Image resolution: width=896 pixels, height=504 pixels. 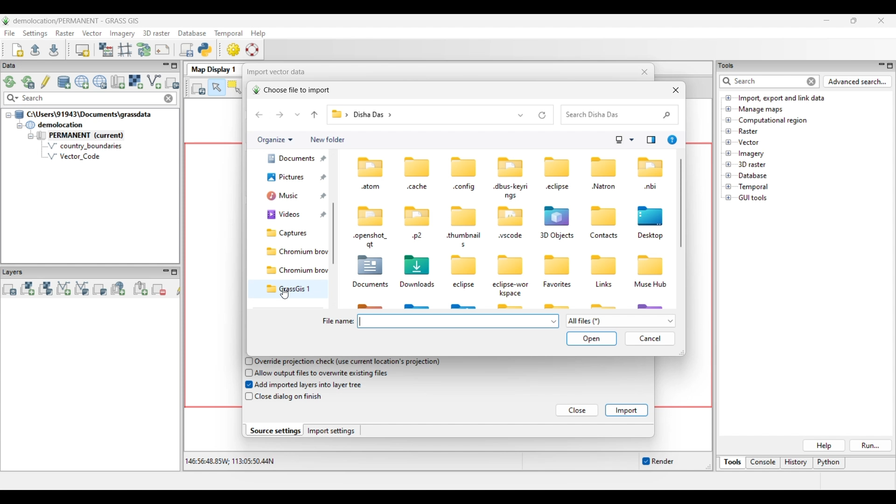 What do you see at coordinates (419, 285) in the screenshot?
I see `Downloads` at bounding box center [419, 285].